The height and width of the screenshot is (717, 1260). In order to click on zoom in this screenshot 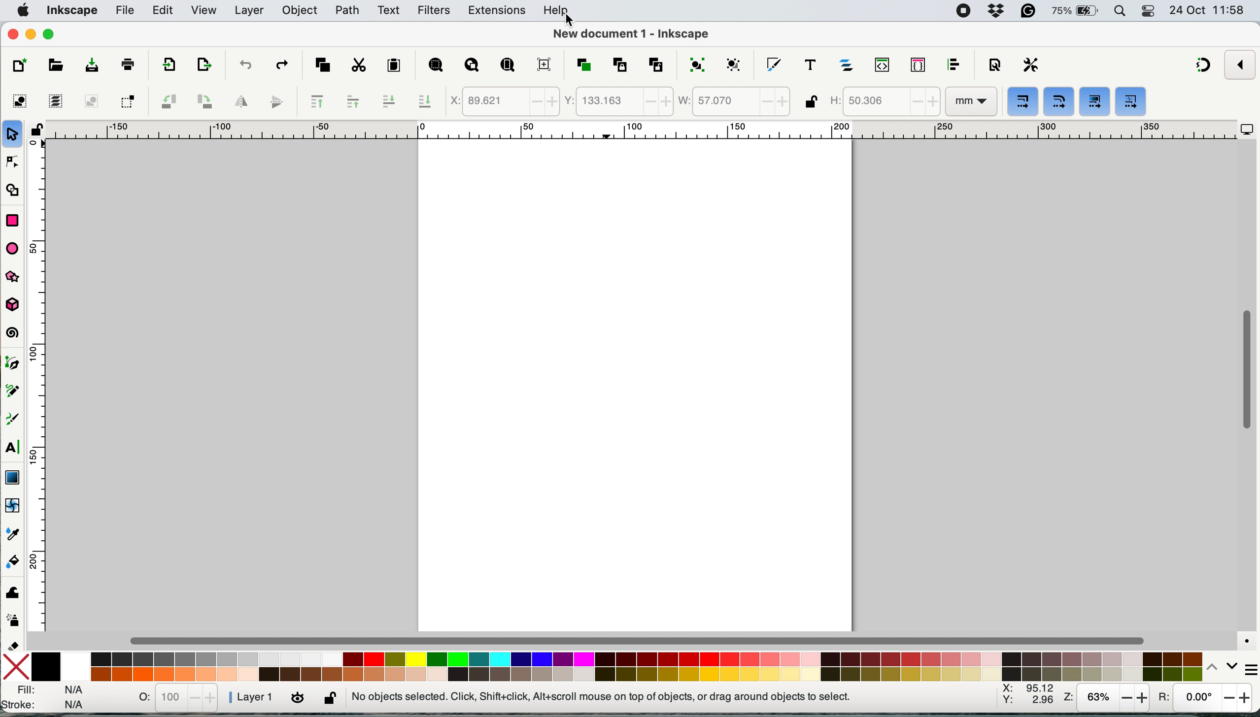, I will do `click(1104, 699)`.